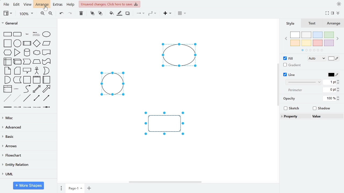 The width and height of the screenshot is (344, 193). Describe the element at coordinates (8, 52) in the screenshot. I see `hexagon` at that location.